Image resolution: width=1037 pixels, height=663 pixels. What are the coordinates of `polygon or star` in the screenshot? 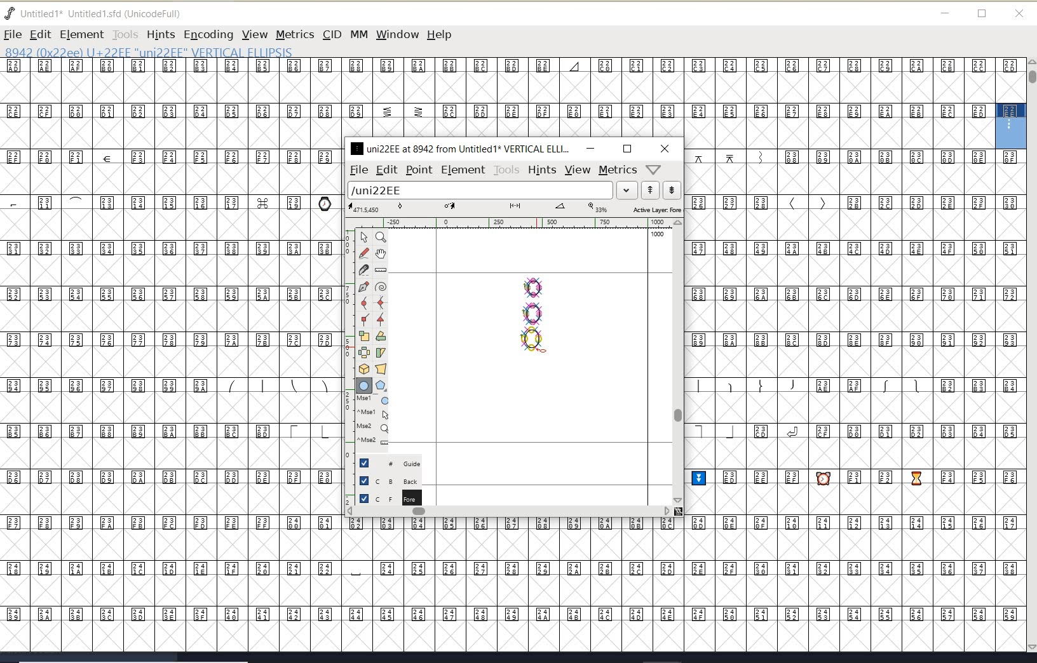 It's located at (381, 387).